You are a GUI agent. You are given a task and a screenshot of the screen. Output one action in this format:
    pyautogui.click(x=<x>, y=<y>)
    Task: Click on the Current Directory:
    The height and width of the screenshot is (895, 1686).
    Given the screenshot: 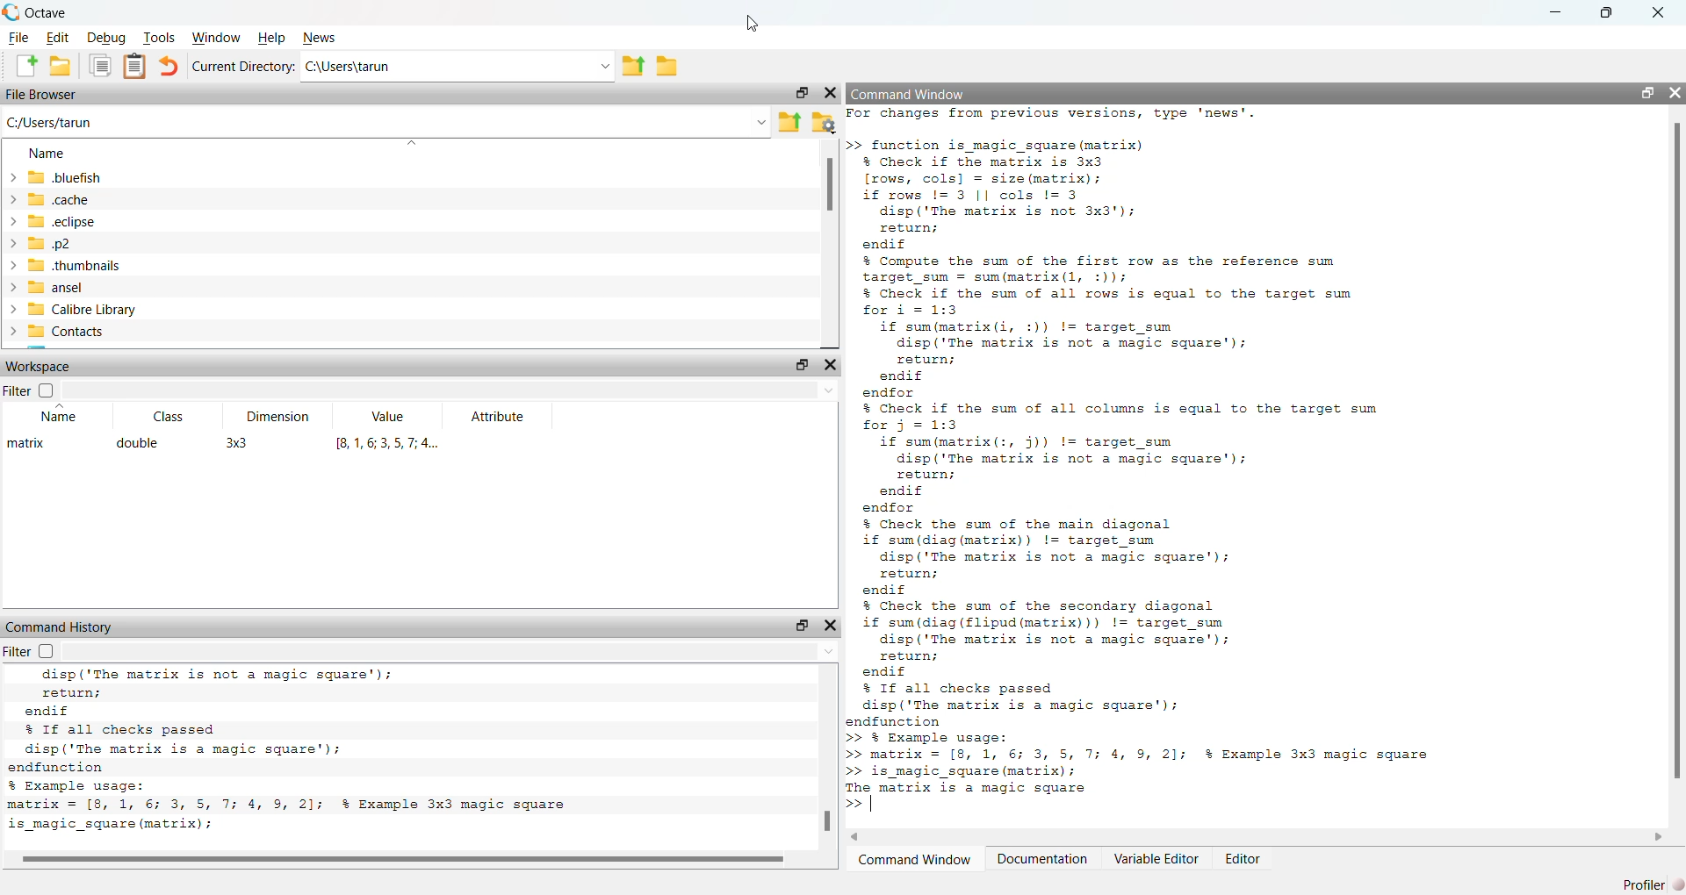 What is the action you would take?
    pyautogui.click(x=243, y=67)
    